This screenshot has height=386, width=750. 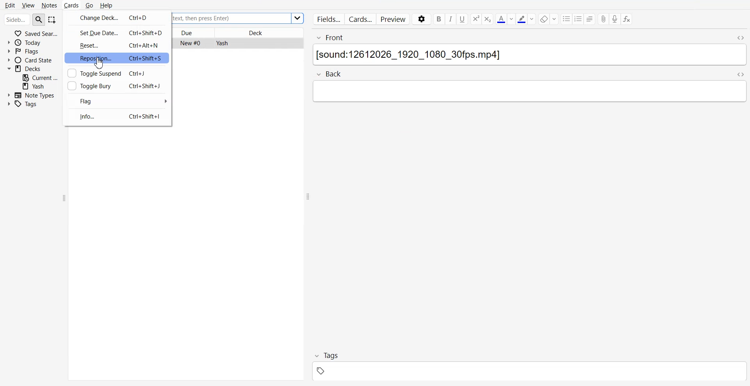 I want to click on Note Types, so click(x=31, y=94).